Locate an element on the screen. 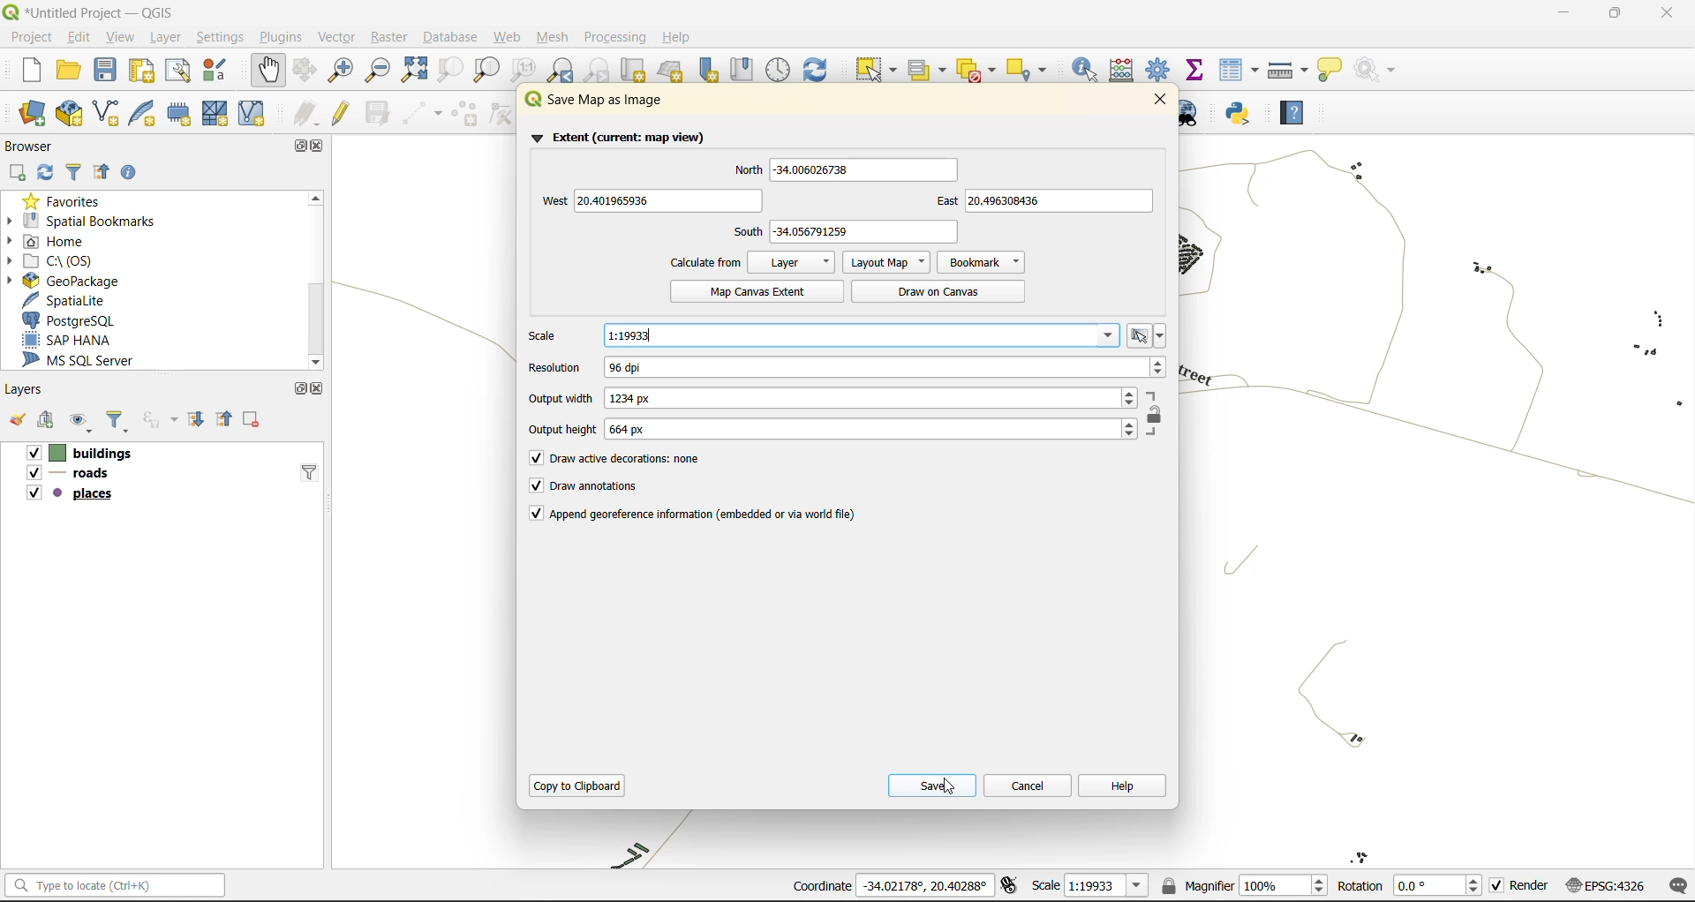  no action is located at coordinates (1379, 70).